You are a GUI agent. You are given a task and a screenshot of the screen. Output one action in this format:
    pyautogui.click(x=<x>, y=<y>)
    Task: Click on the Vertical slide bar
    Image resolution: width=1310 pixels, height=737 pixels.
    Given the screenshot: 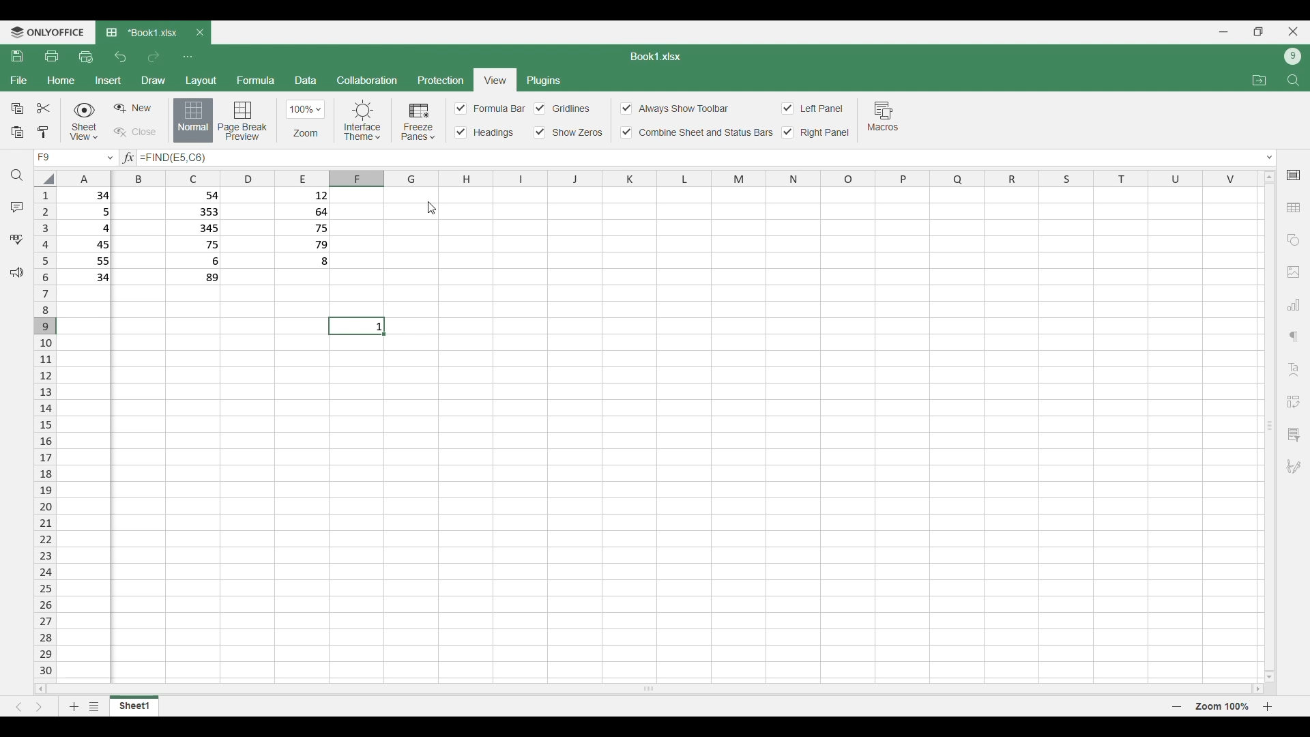 What is the action you would take?
    pyautogui.click(x=1268, y=422)
    